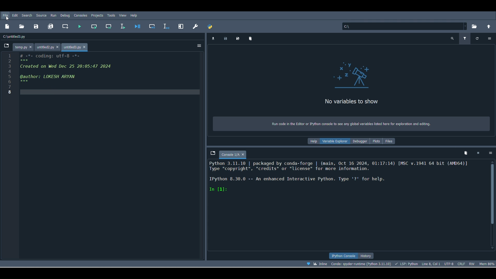  What do you see at coordinates (490, 38) in the screenshot?
I see `Options` at bounding box center [490, 38].